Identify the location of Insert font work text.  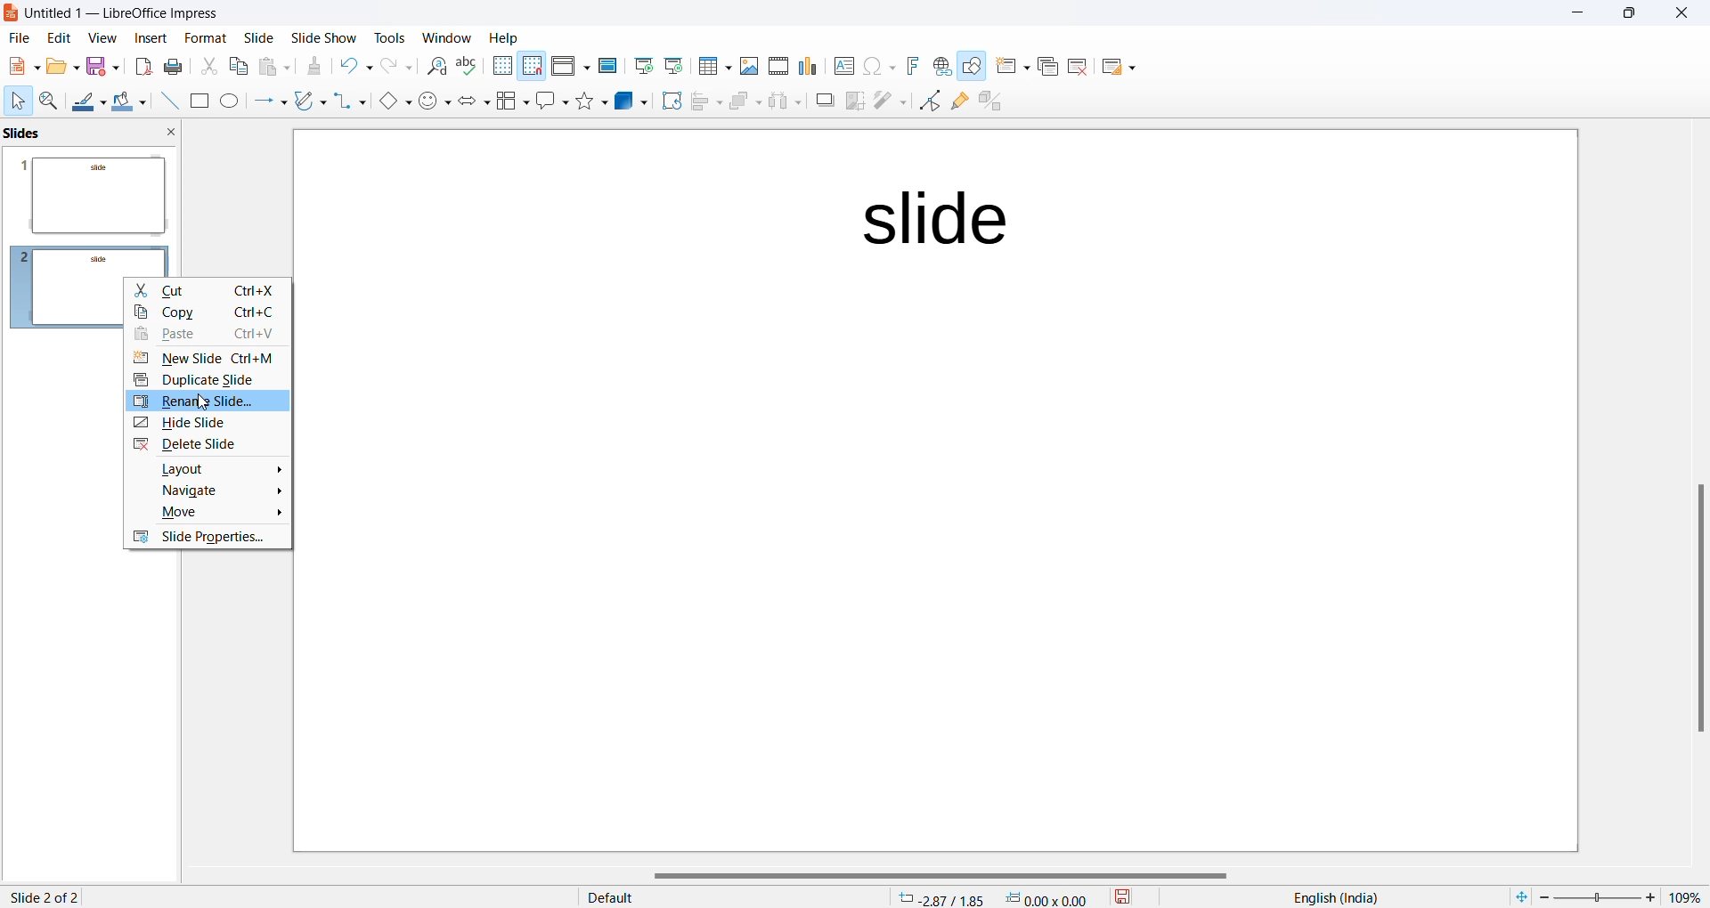
(912, 66).